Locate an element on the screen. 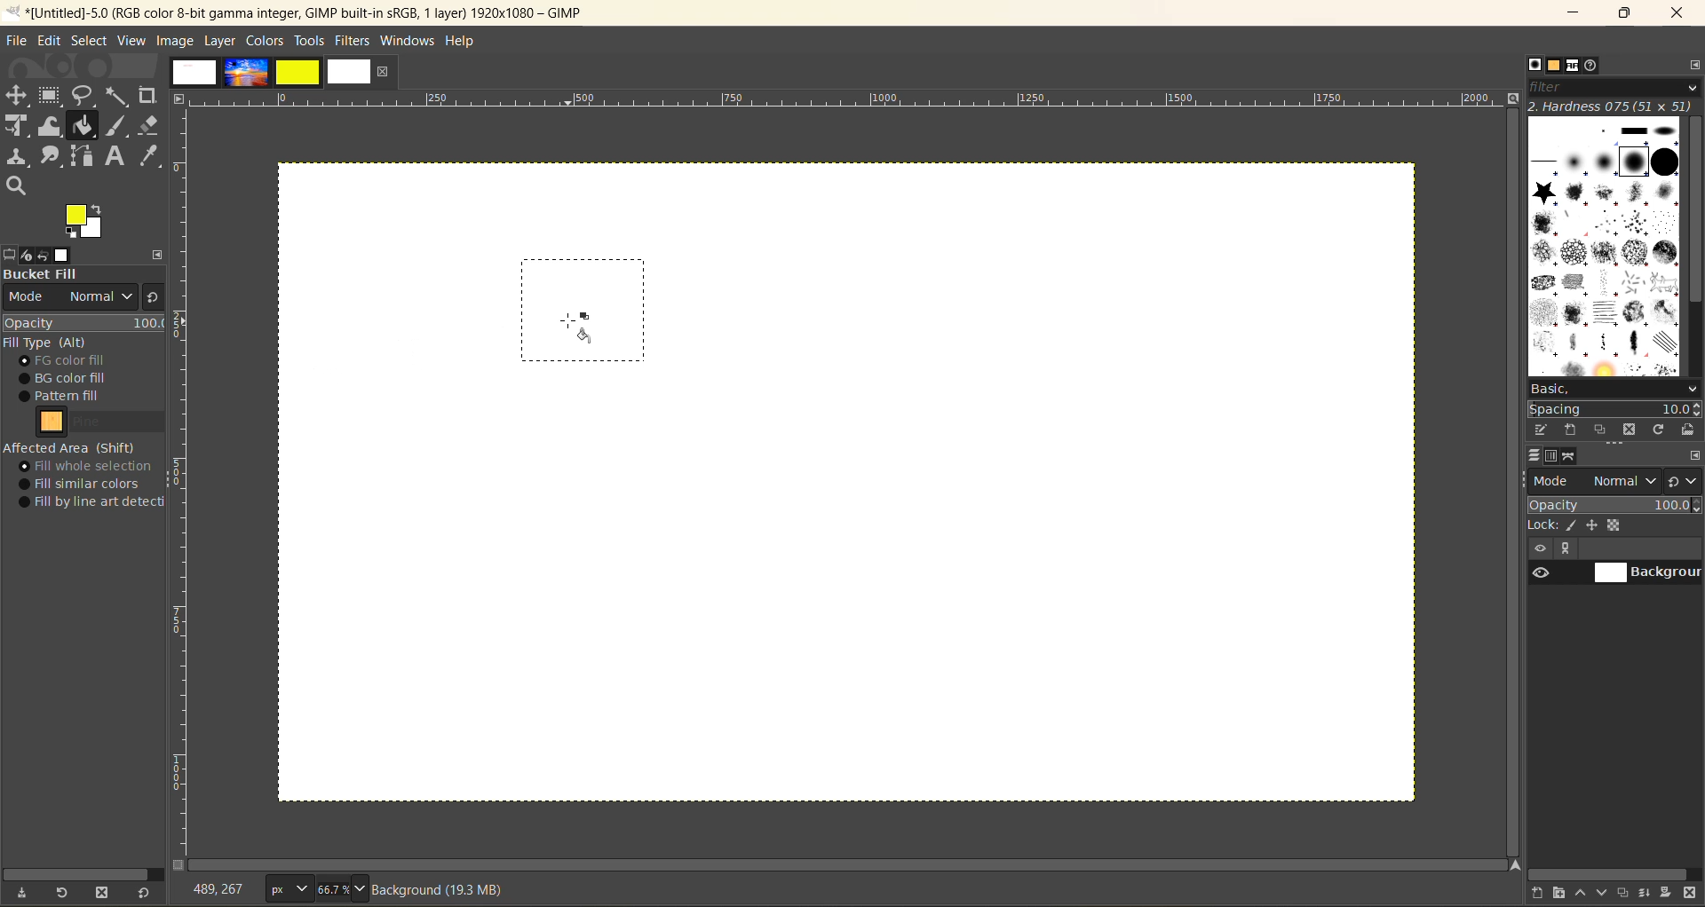  colors is located at coordinates (267, 42).